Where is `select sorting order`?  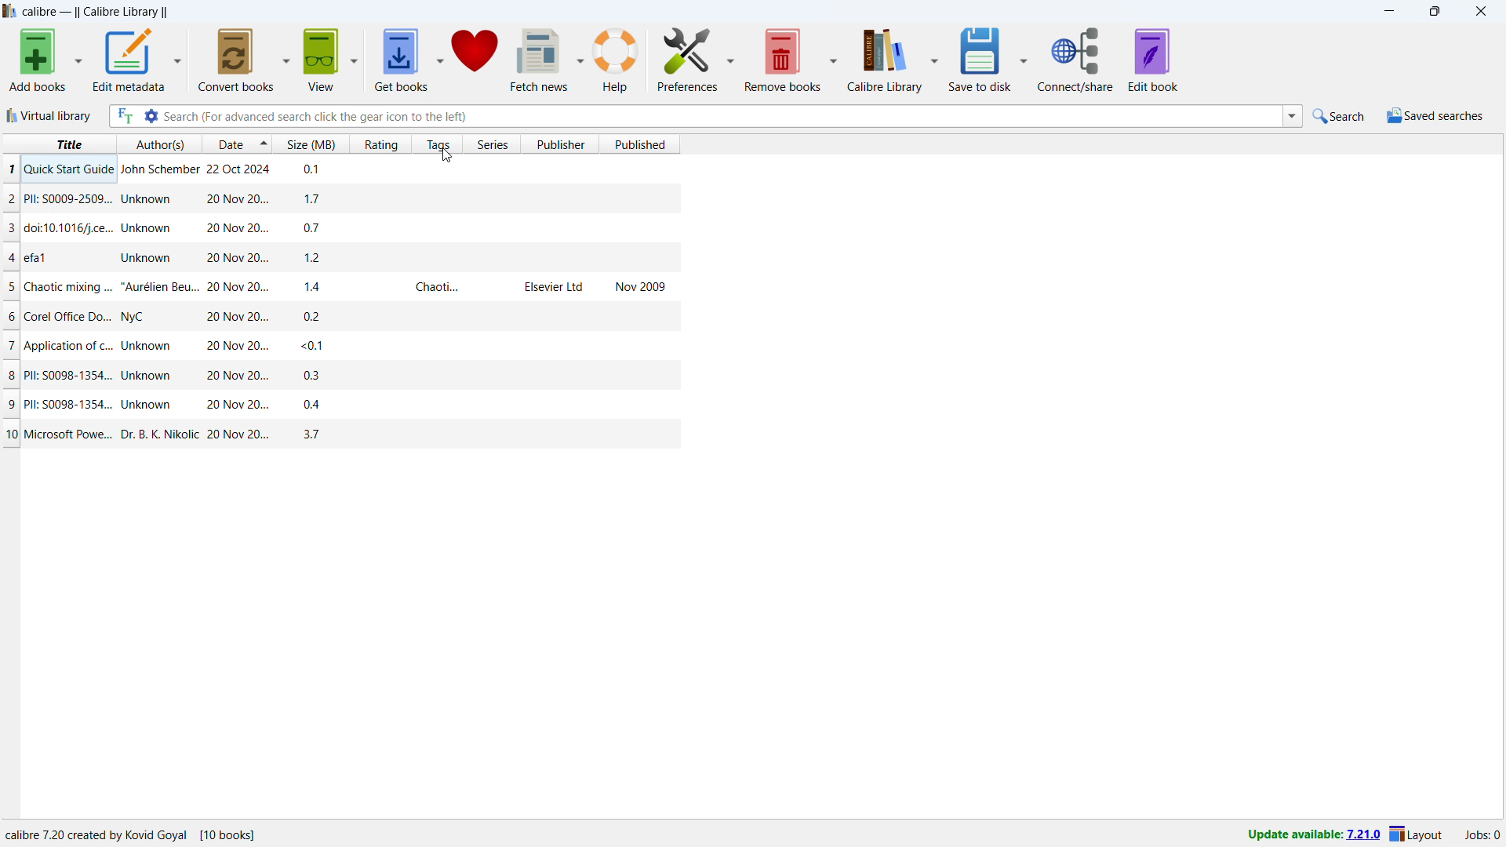 select sorting order is located at coordinates (264, 144).